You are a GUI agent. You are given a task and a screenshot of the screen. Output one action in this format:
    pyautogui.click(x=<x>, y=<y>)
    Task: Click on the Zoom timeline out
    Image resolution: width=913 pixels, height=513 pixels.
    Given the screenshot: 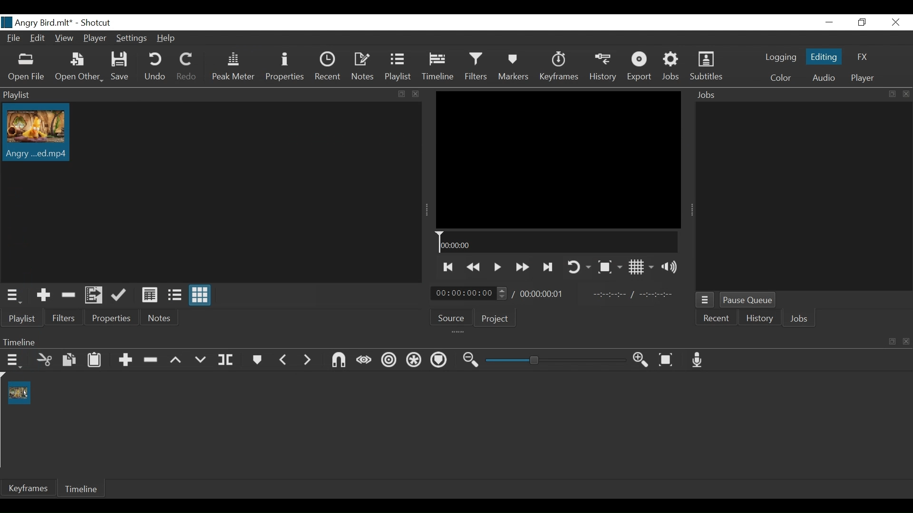 What is the action you would take?
    pyautogui.click(x=472, y=360)
    